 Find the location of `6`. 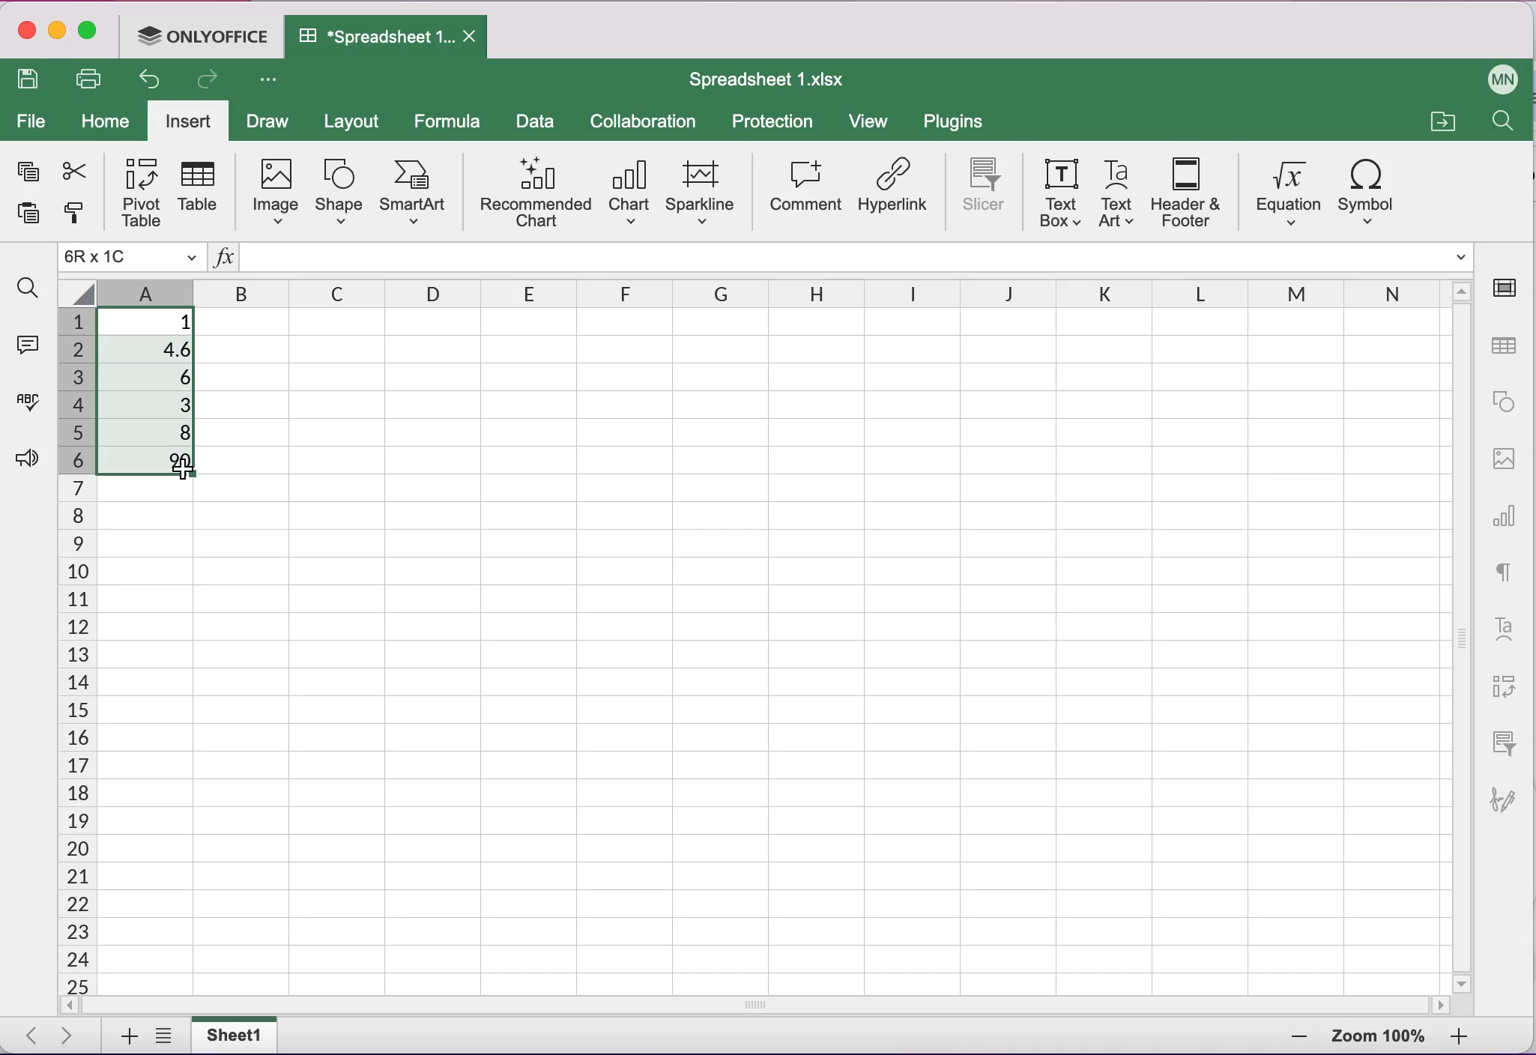

6 is located at coordinates (154, 378).